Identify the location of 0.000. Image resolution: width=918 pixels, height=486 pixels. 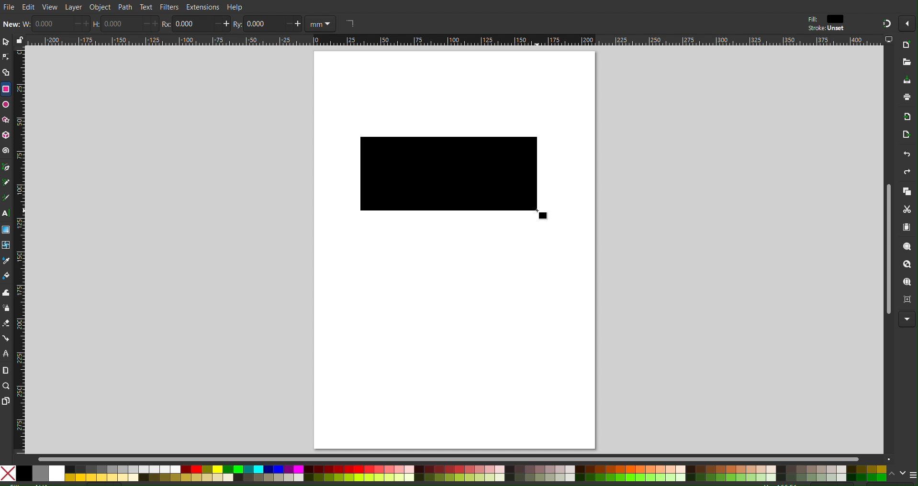
(54, 23).